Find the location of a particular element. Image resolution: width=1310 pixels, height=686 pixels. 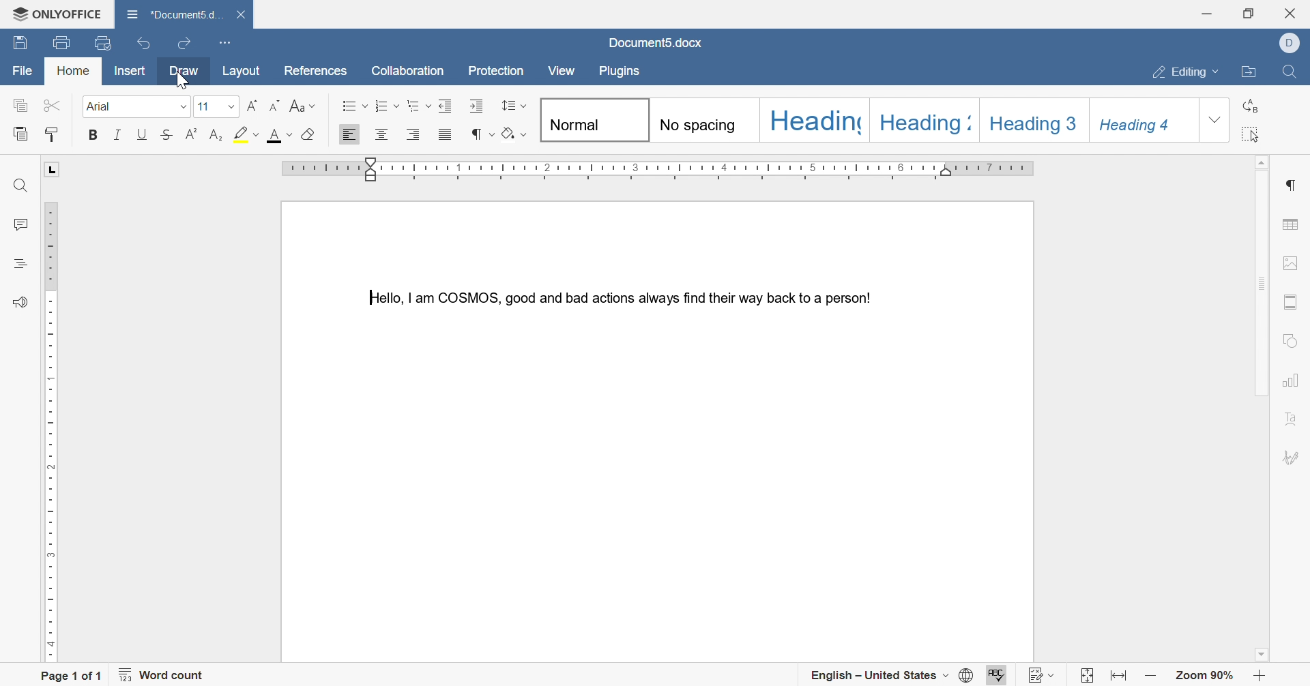

close is located at coordinates (1295, 12).